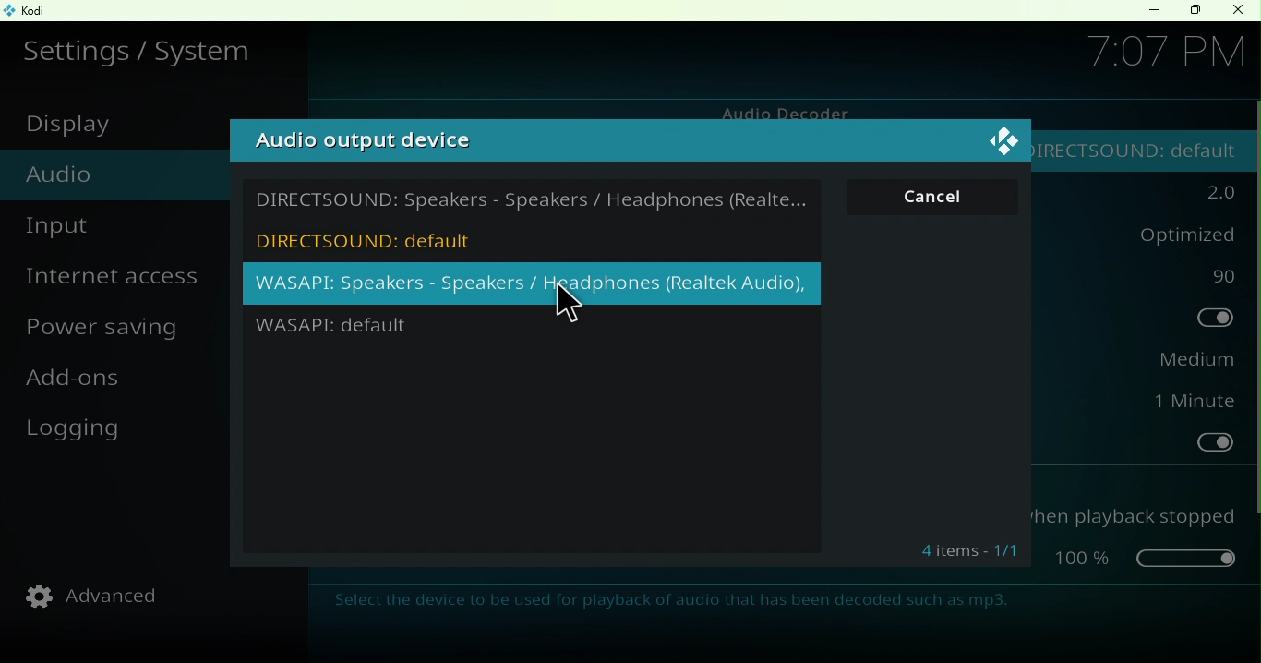  Describe the element at coordinates (1179, 360) in the screenshot. I see `Medium` at that location.